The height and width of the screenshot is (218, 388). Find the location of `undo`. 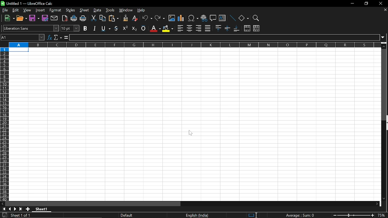

undo is located at coordinates (147, 19).